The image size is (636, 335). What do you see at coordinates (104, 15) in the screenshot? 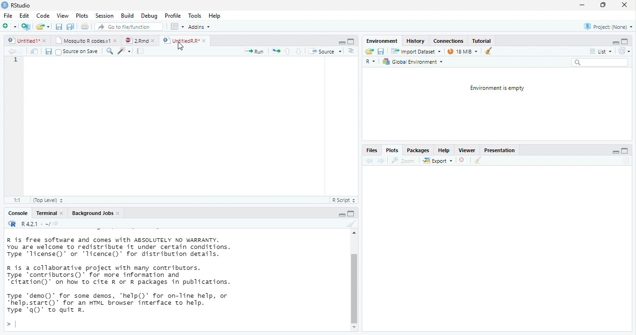
I see `Session` at bounding box center [104, 15].